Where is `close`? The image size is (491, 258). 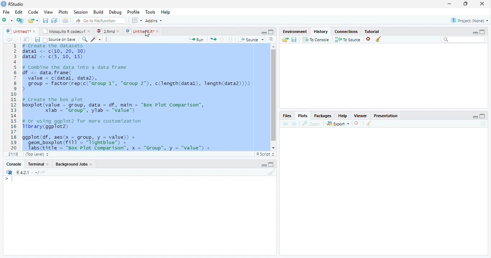 close is located at coordinates (118, 31).